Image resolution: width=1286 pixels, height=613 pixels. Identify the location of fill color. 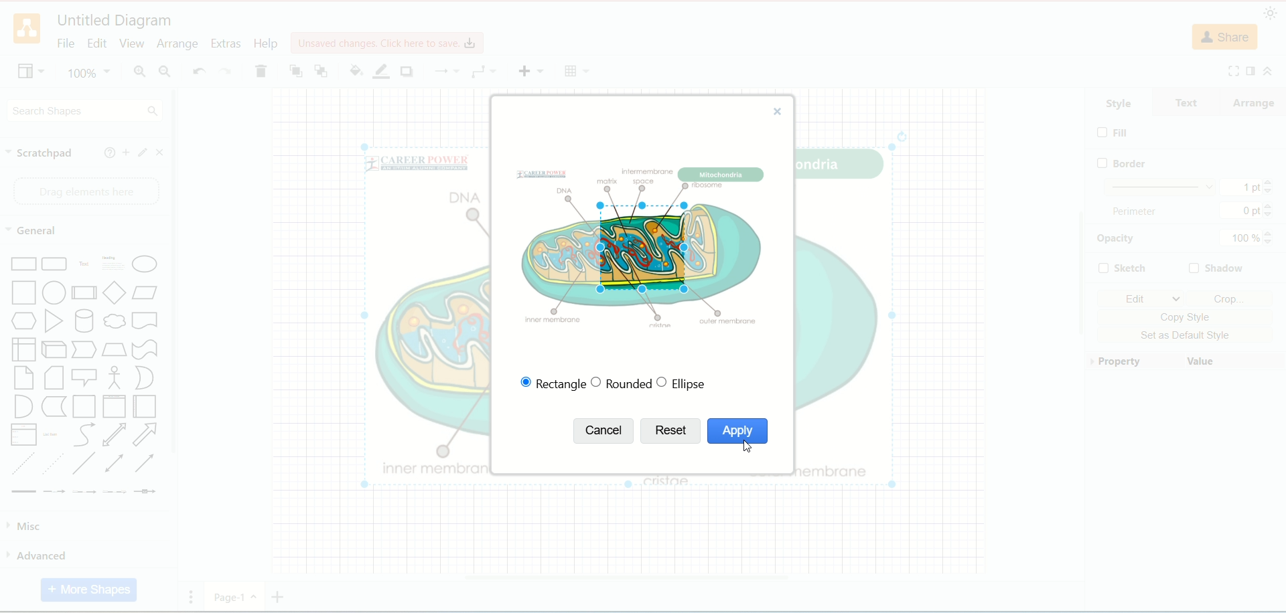
(354, 70).